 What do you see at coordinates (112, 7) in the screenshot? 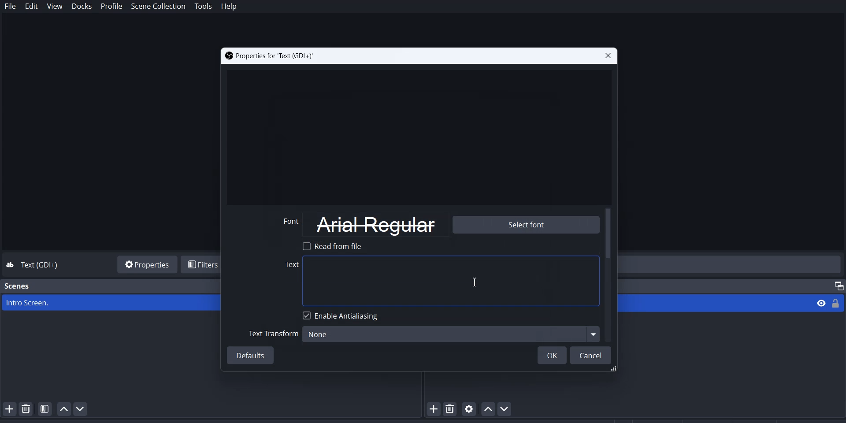
I see `Profile` at bounding box center [112, 7].